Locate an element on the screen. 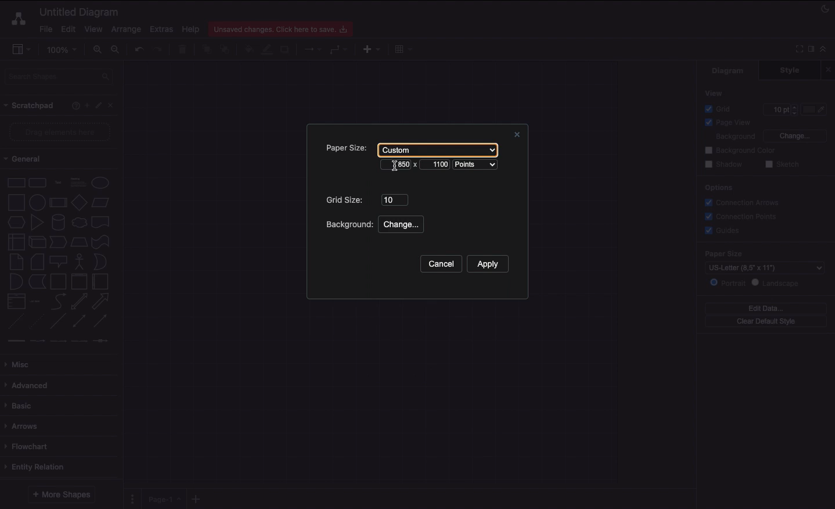 The image size is (835, 509). And is located at coordinates (17, 282).